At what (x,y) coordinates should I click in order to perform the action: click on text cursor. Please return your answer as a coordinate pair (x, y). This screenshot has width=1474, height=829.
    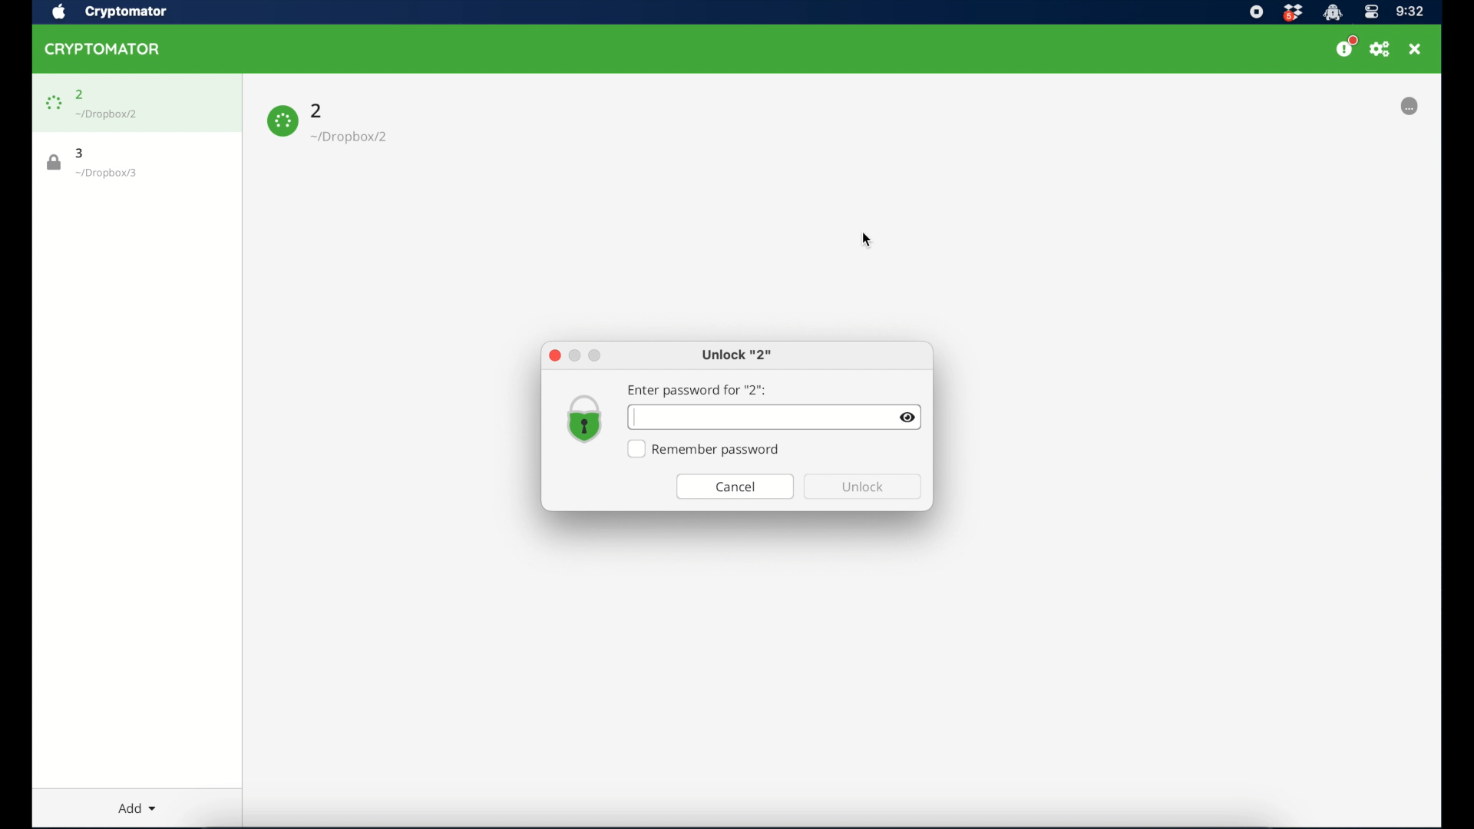
    Looking at the image, I should click on (633, 417).